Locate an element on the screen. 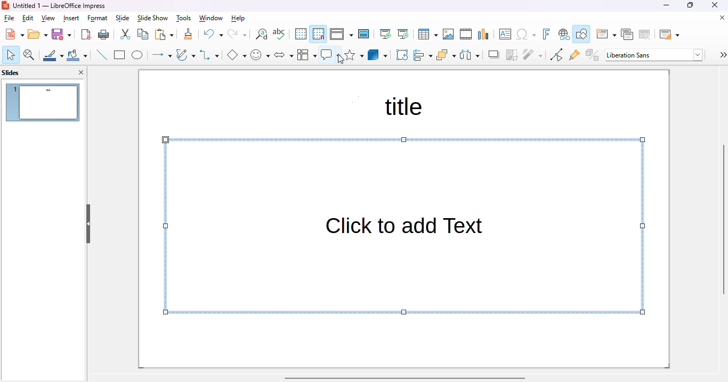 The height and width of the screenshot is (382, 728). callout shapes is located at coordinates (327, 54).